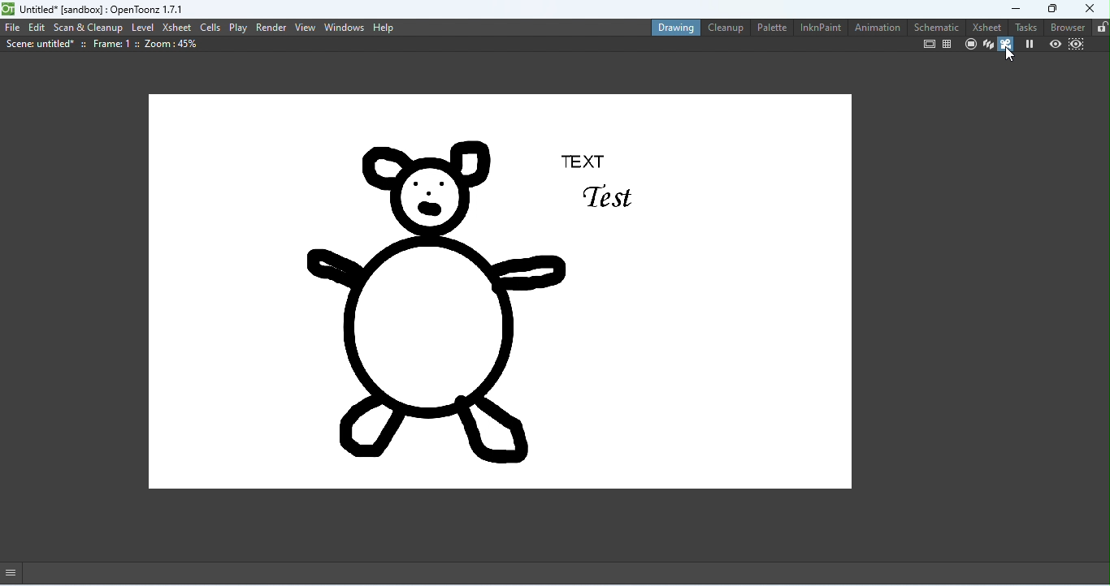  Describe the element at coordinates (1084, 8) in the screenshot. I see `Close` at that location.